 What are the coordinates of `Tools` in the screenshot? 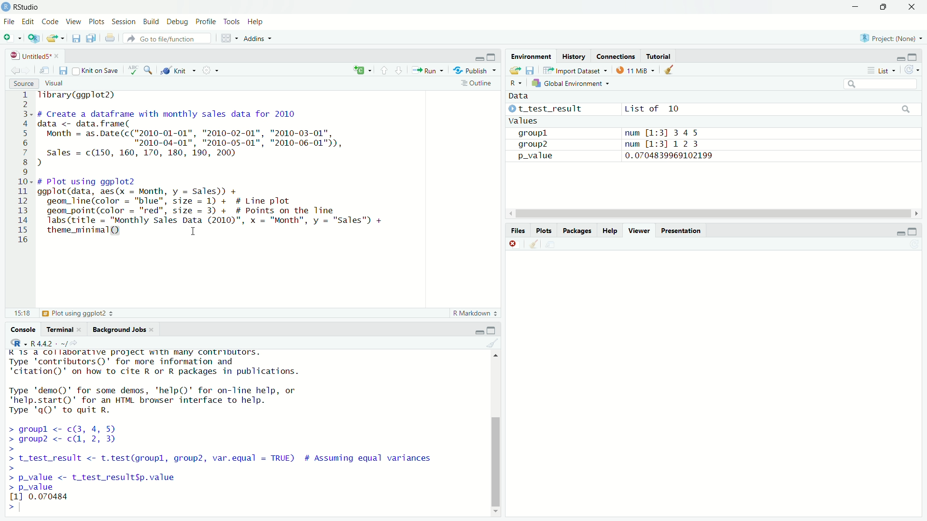 It's located at (232, 20).